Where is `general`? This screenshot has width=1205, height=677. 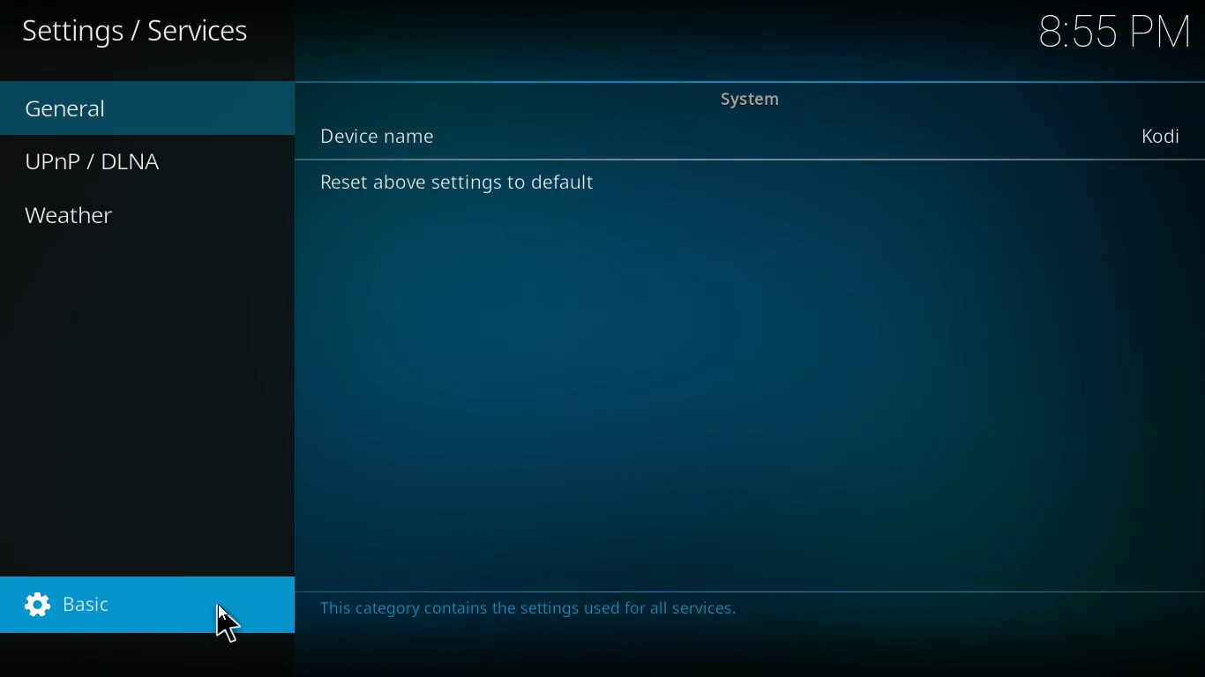
general is located at coordinates (80, 107).